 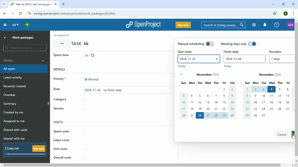 What do you see at coordinates (15, 86) in the screenshot?
I see `Recently added` at bounding box center [15, 86].